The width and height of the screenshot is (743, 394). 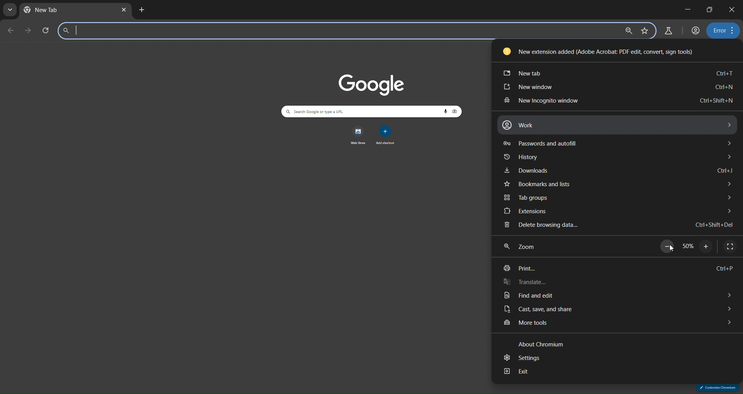 What do you see at coordinates (526, 358) in the screenshot?
I see `settings` at bounding box center [526, 358].